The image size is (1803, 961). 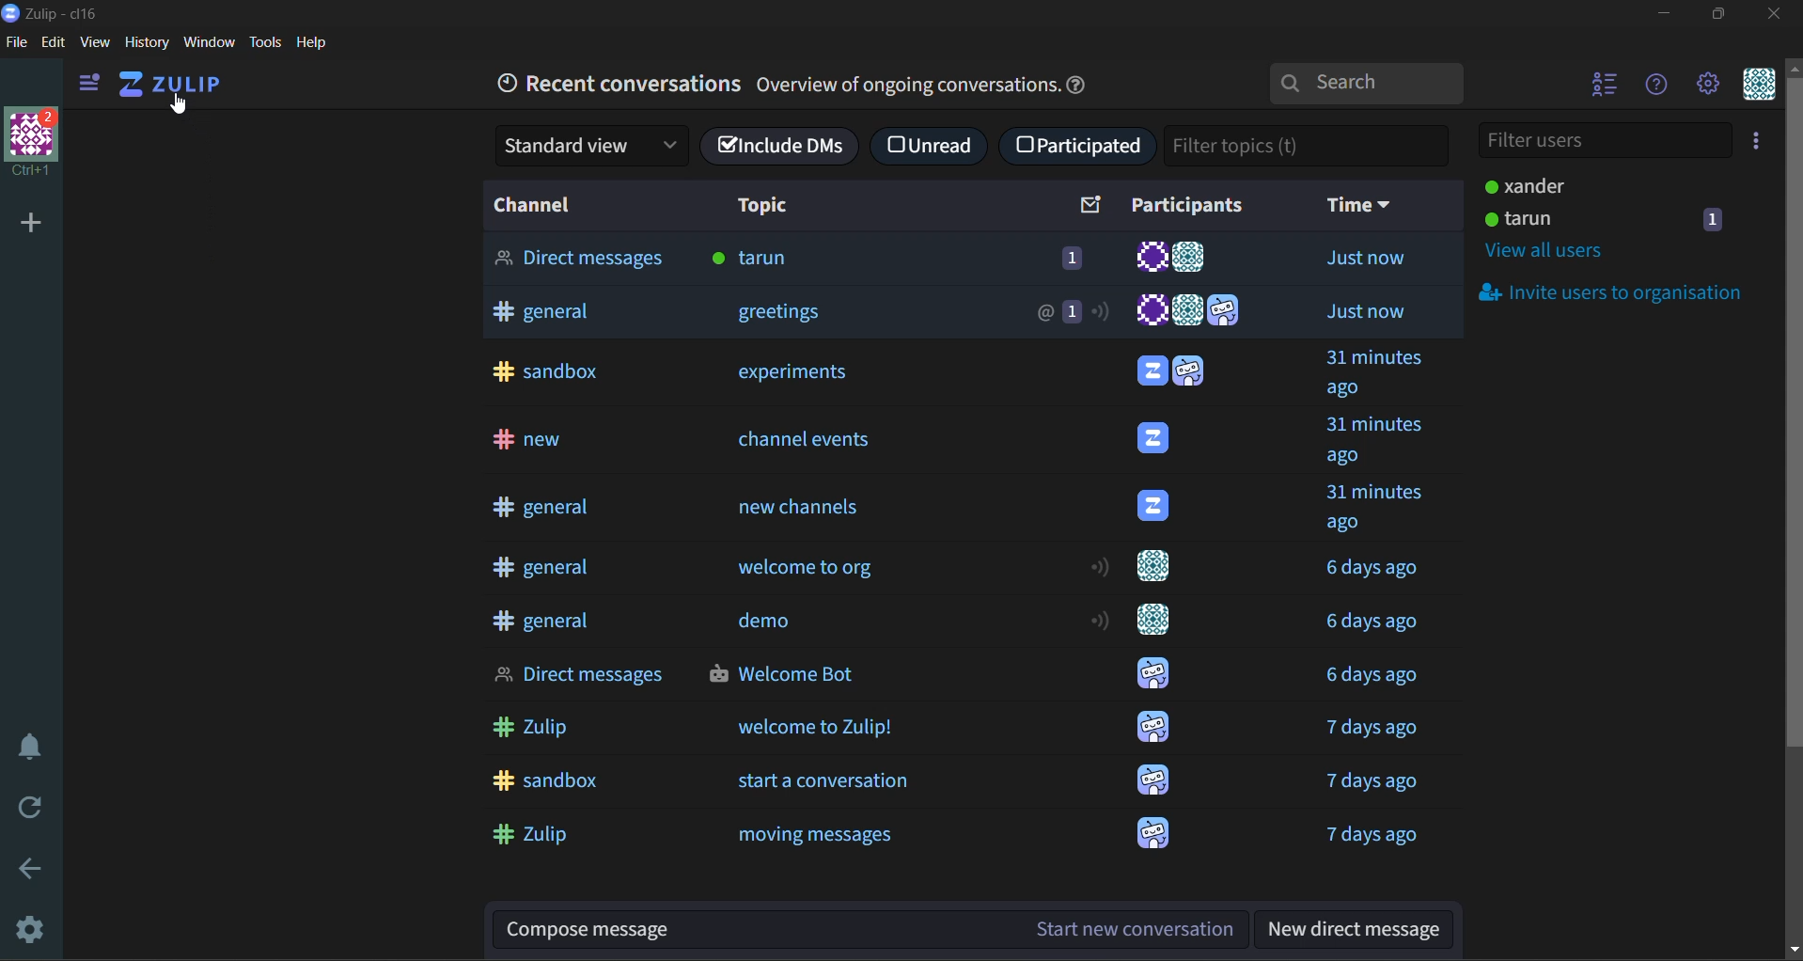 What do you see at coordinates (1155, 566) in the screenshot?
I see `User` at bounding box center [1155, 566].